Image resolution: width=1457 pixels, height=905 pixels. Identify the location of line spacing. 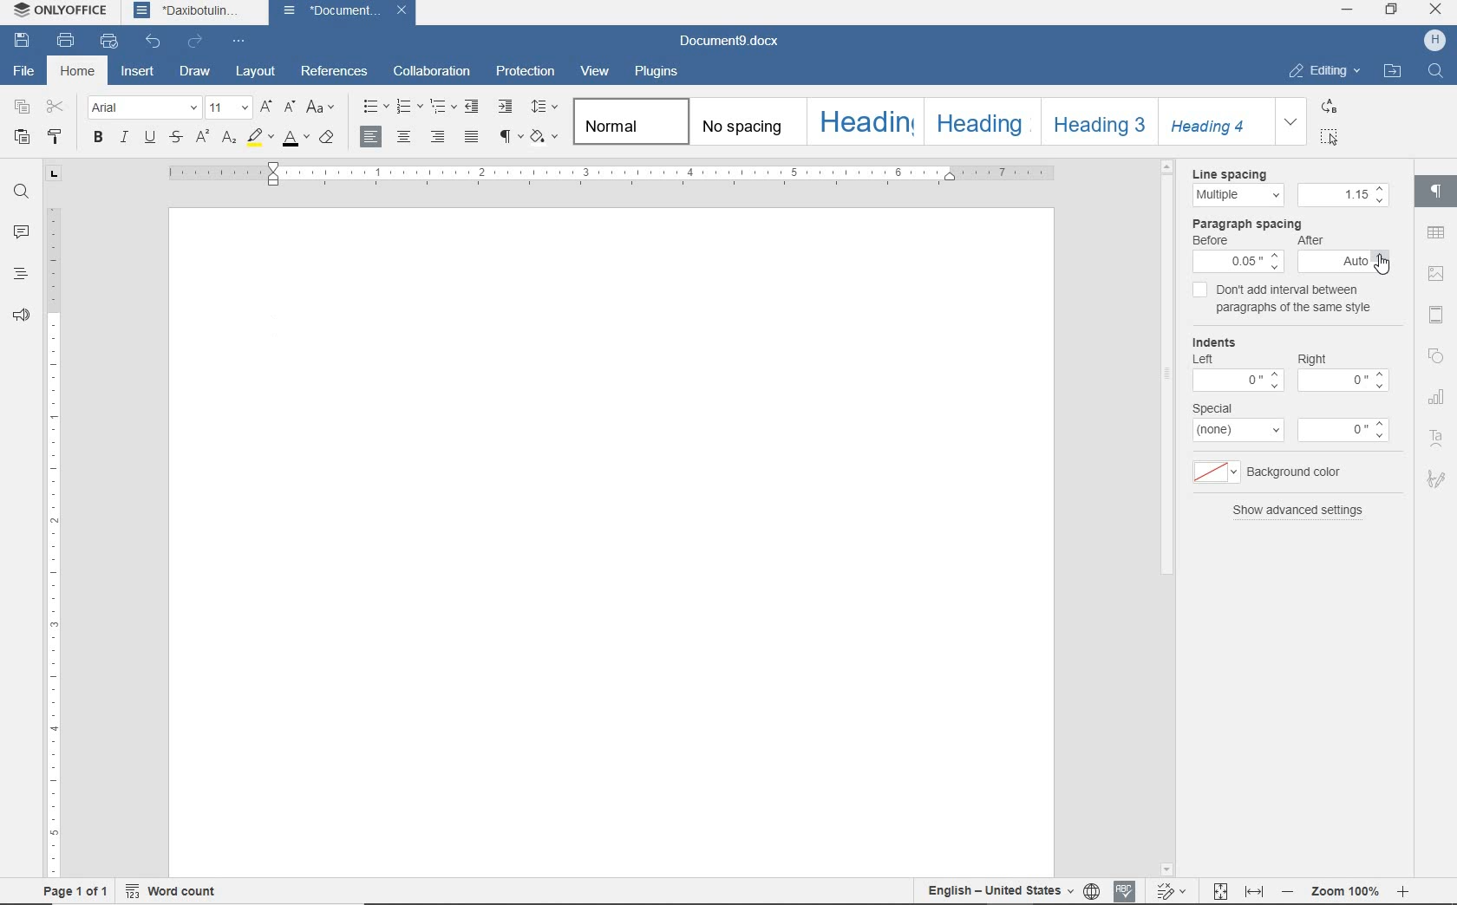
(1238, 195).